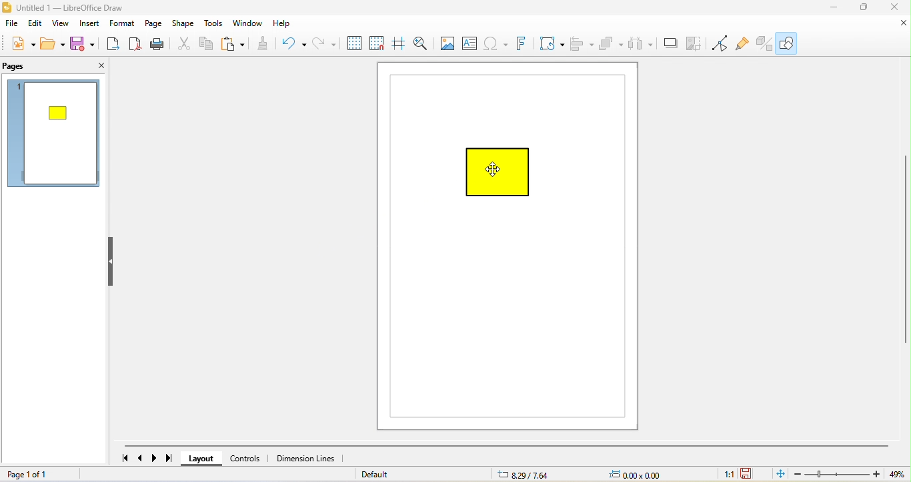 Image resolution: width=911 pixels, height=482 pixels. What do you see at coordinates (779, 474) in the screenshot?
I see `fit page to current window` at bounding box center [779, 474].